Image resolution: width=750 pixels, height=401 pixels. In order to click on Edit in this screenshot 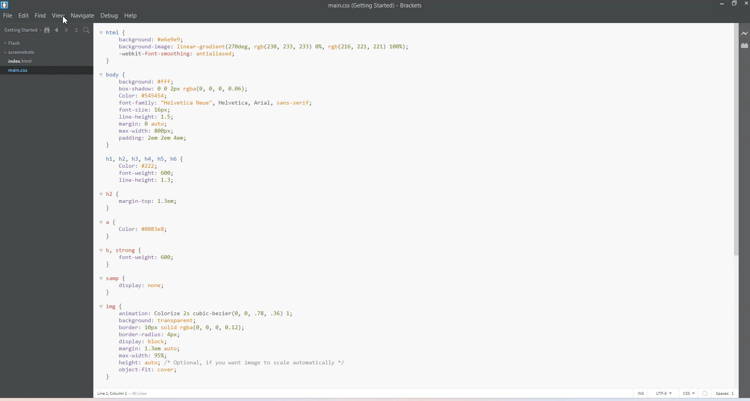, I will do `click(24, 15)`.